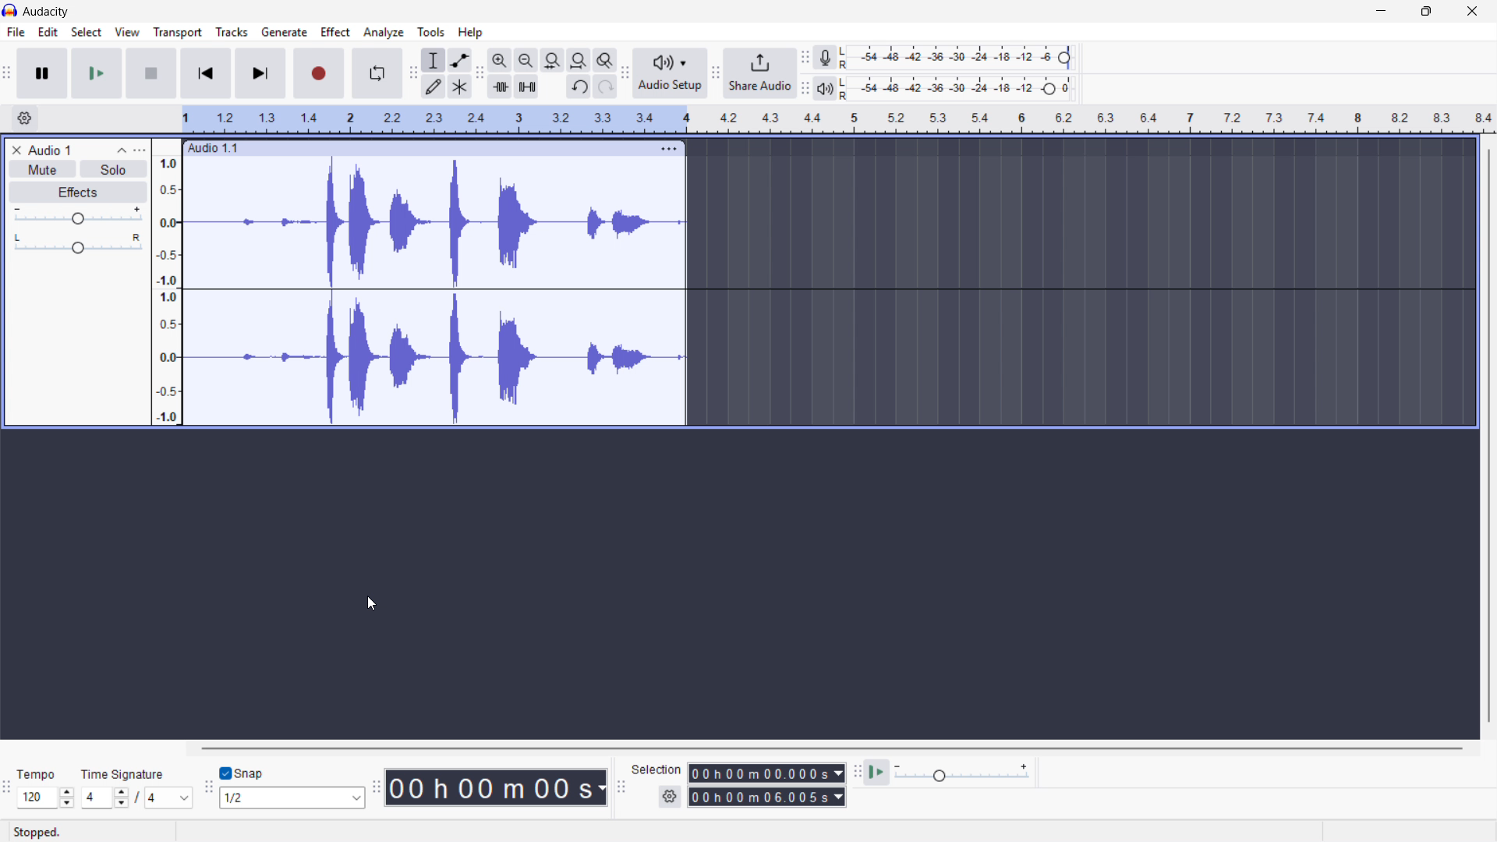 Image resolution: width=1497 pixels, height=842 pixels. Describe the element at coordinates (526, 60) in the screenshot. I see `Zoom out` at that location.